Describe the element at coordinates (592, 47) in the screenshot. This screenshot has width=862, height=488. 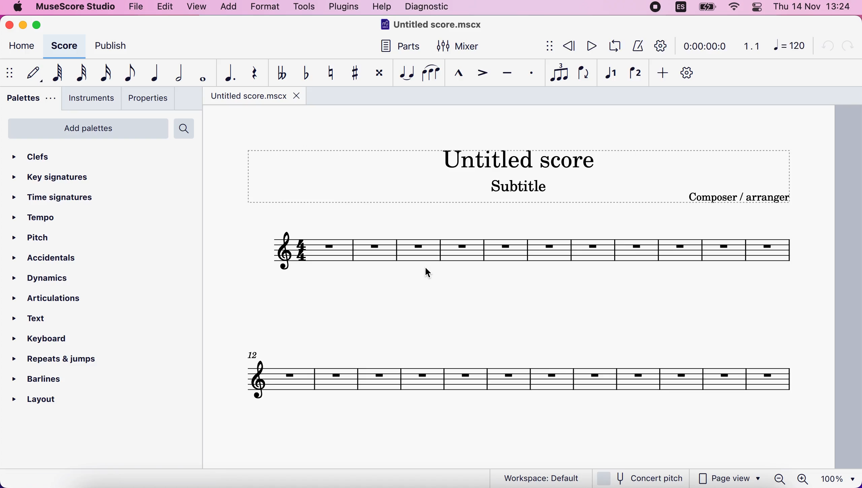
I see `play` at that location.